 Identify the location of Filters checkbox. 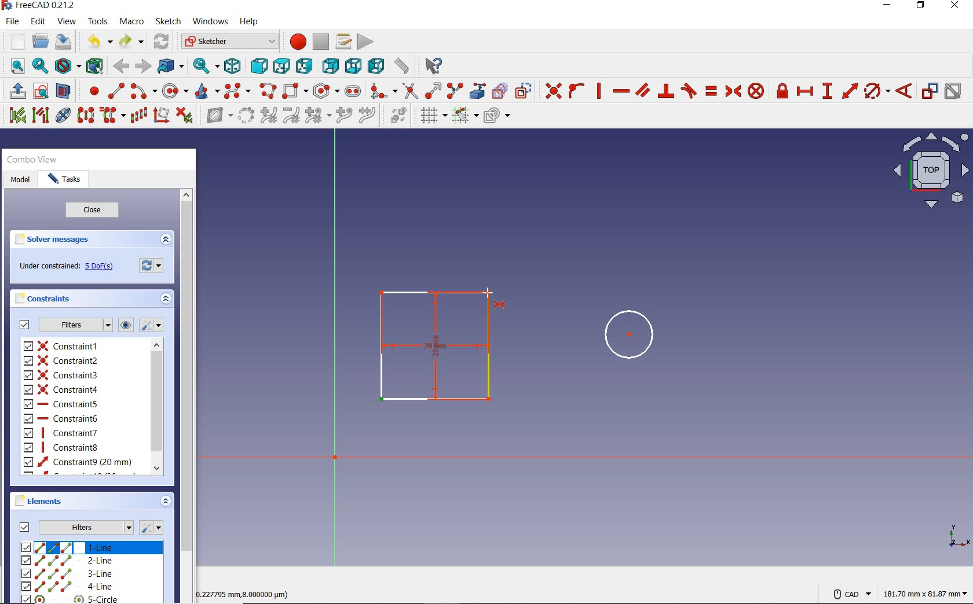
(24, 325).